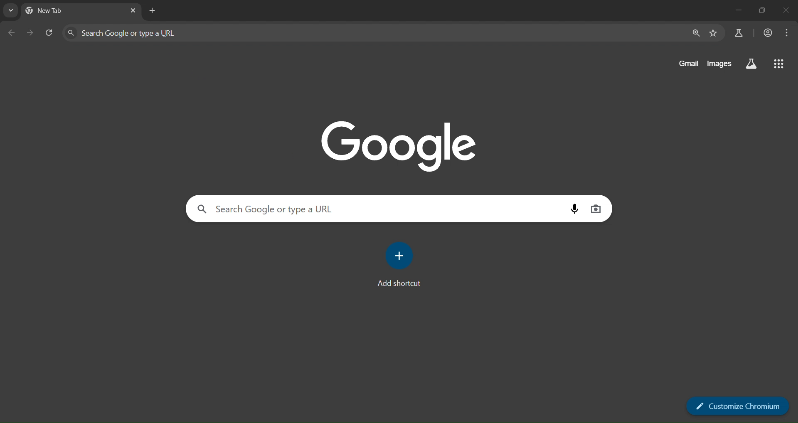 The height and width of the screenshot is (423, 798). What do you see at coordinates (768, 32) in the screenshot?
I see `accounts` at bounding box center [768, 32].